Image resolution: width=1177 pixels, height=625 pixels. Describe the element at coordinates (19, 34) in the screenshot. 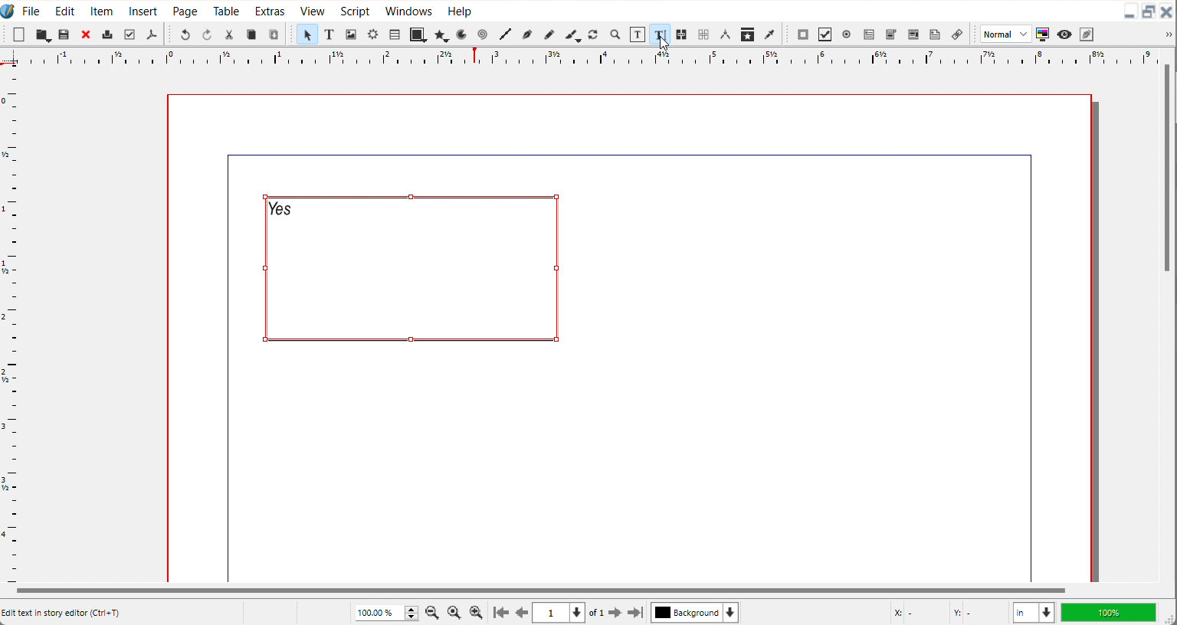

I see `New` at that location.